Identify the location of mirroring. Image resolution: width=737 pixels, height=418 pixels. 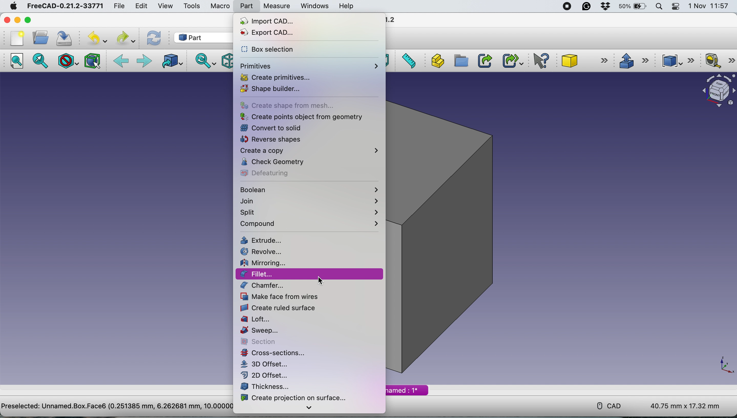
(266, 262).